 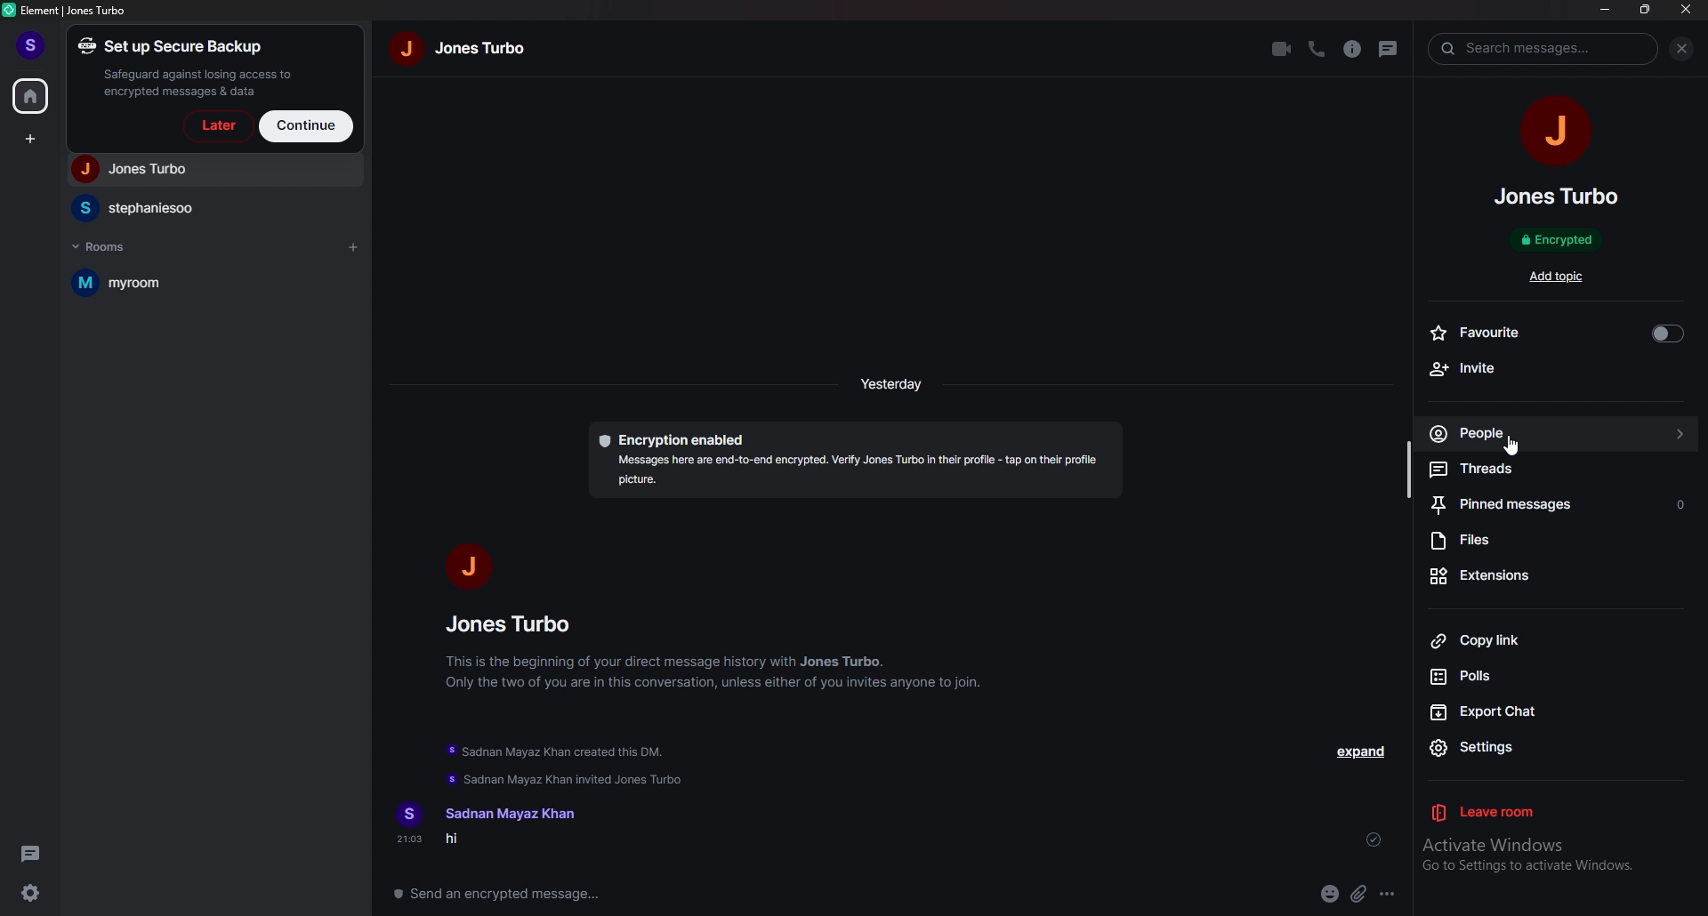 I want to click on resize, so click(x=1646, y=9).